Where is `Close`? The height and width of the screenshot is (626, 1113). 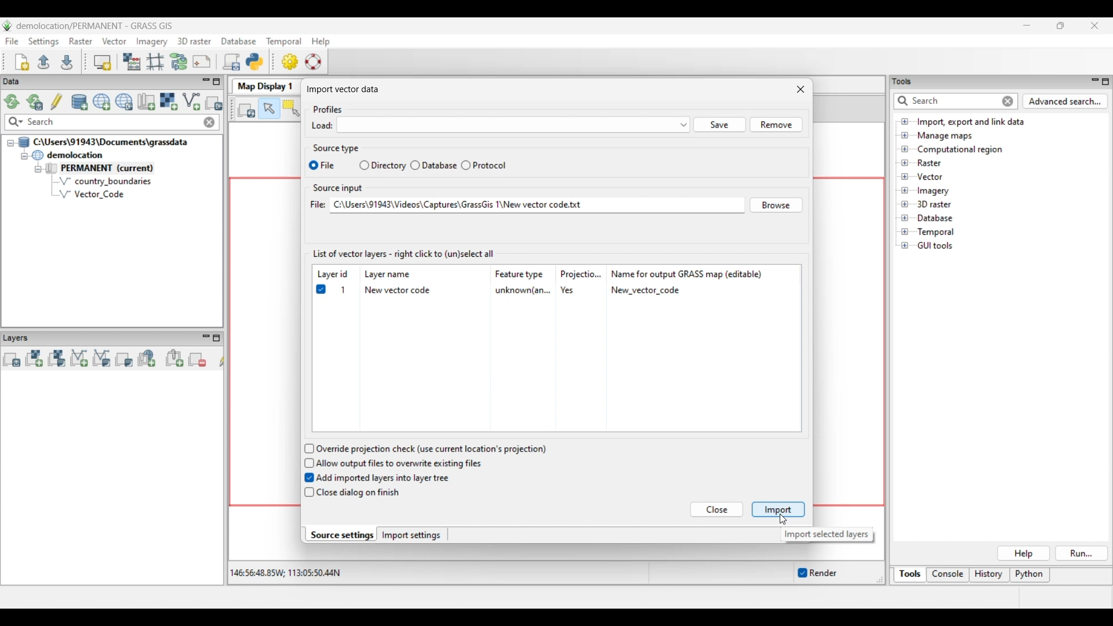
Close is located at coordinates (718, 510).